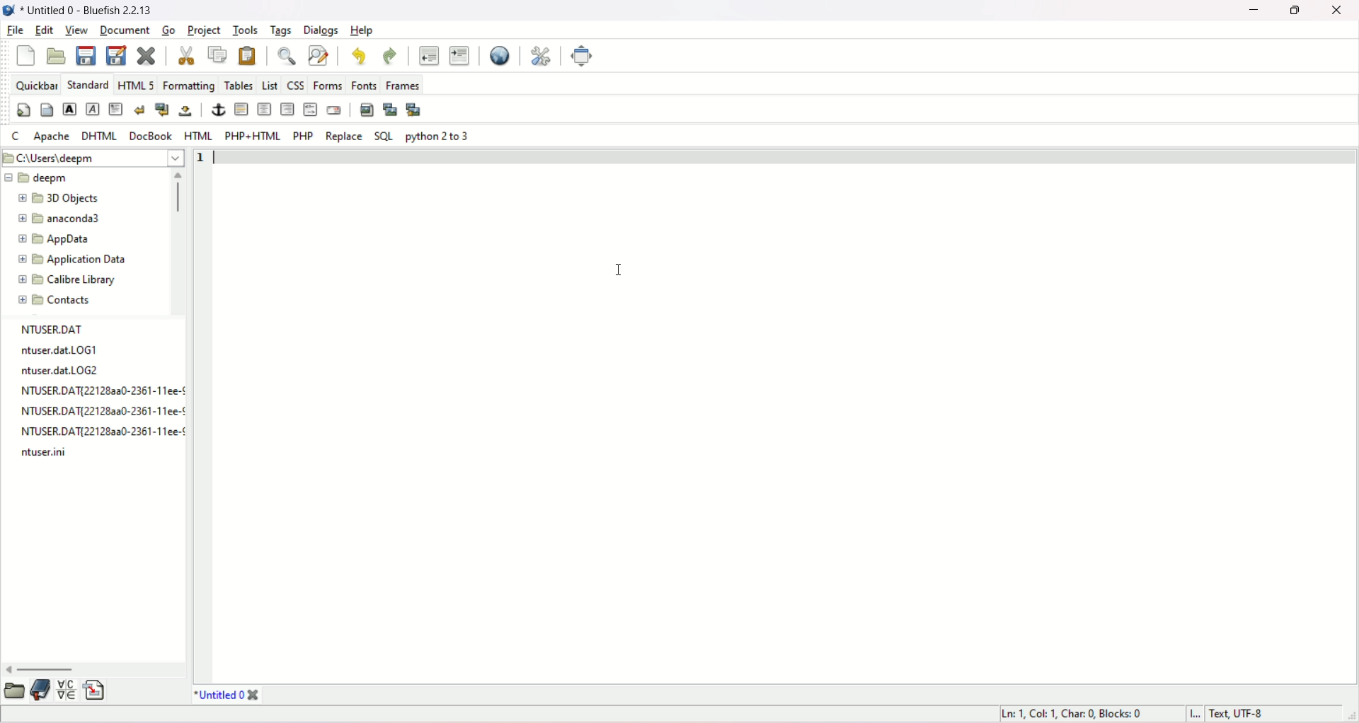 The width and height of the screenshot is (1359, 723). Describe the element at coordinates (91, 109) in the screenshot. I see `emphasis` at that location.